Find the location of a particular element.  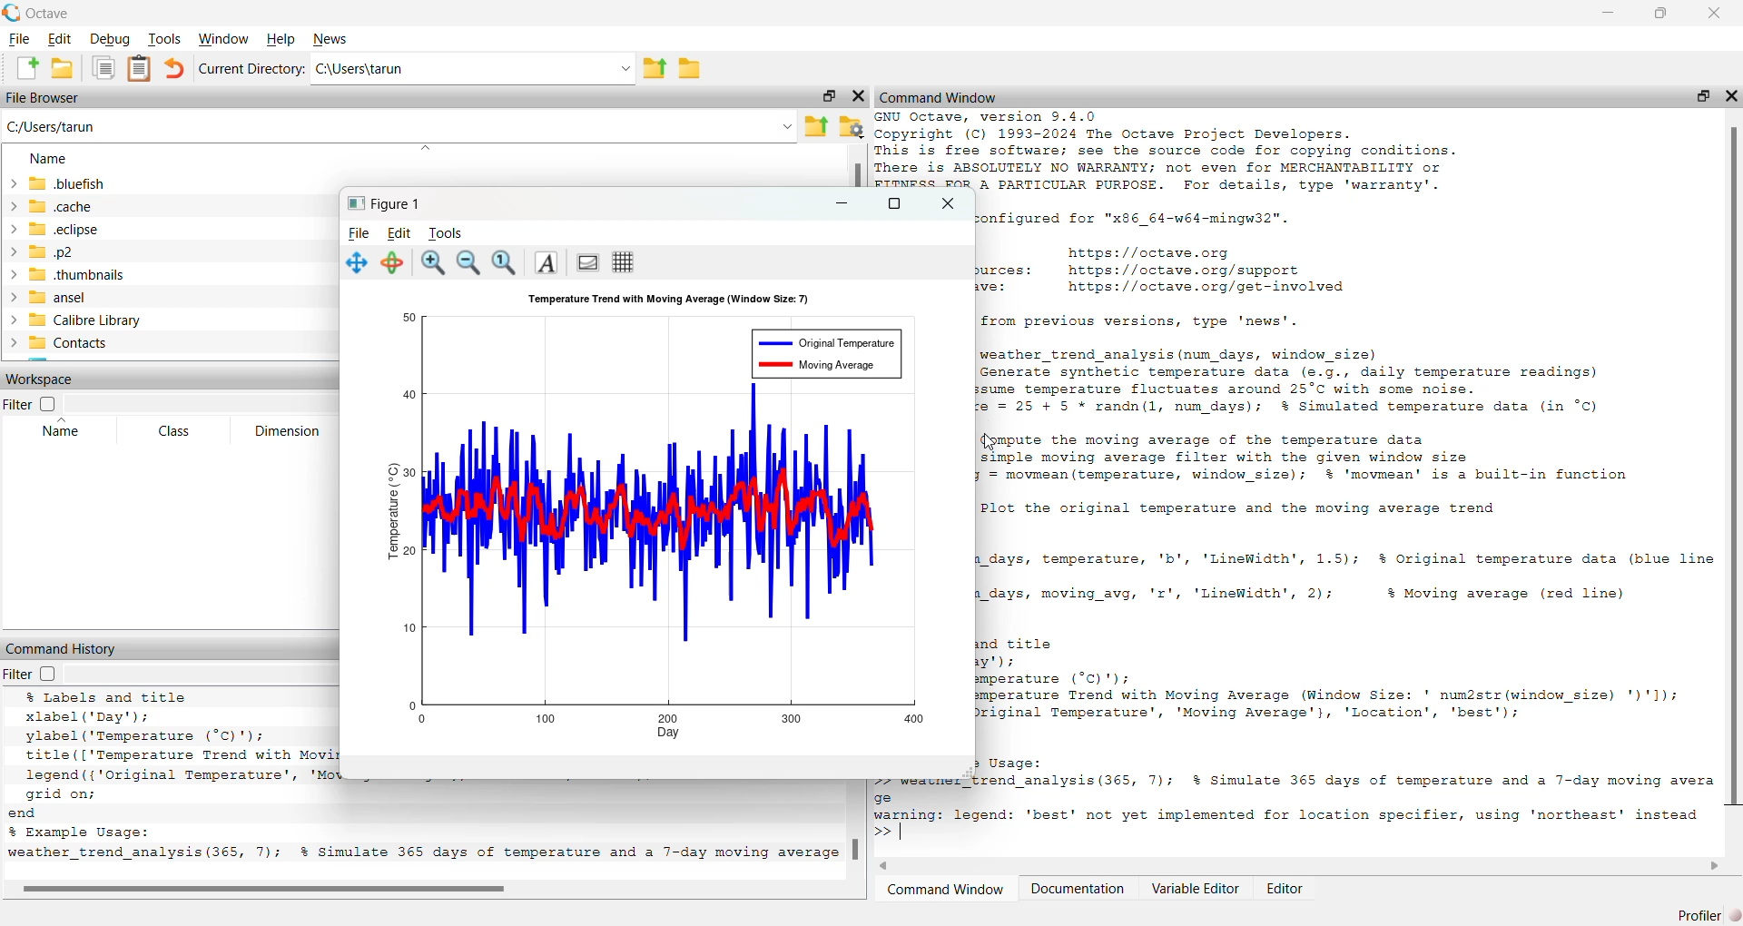

Scrollbar is located at coordinates (854, 852).